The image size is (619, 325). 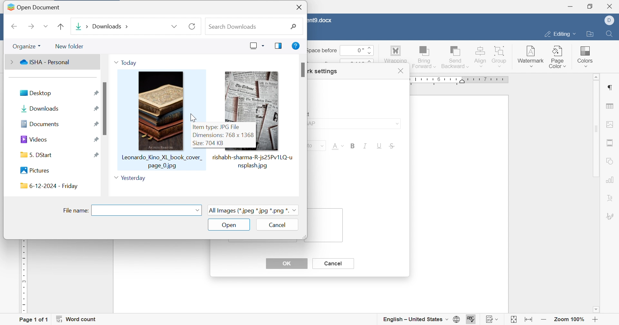 What do you see at coordinates (102, 28) in the screenshot?
I see `downloads` at bounding box center [102, 28].